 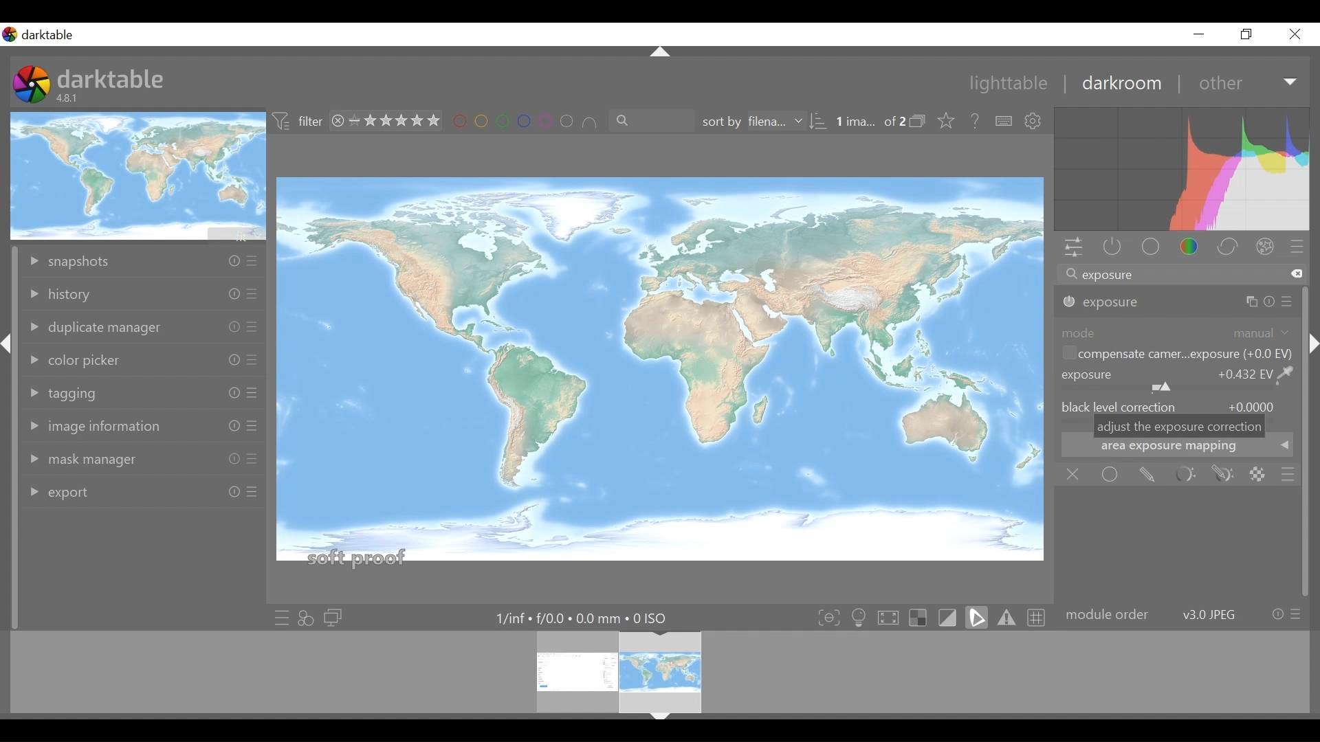 What do you see at coordinates (947, 122) in the screenshot?
I see `lick to change the type of overlays shown on thumbnails` at bounding box center [947, 122].